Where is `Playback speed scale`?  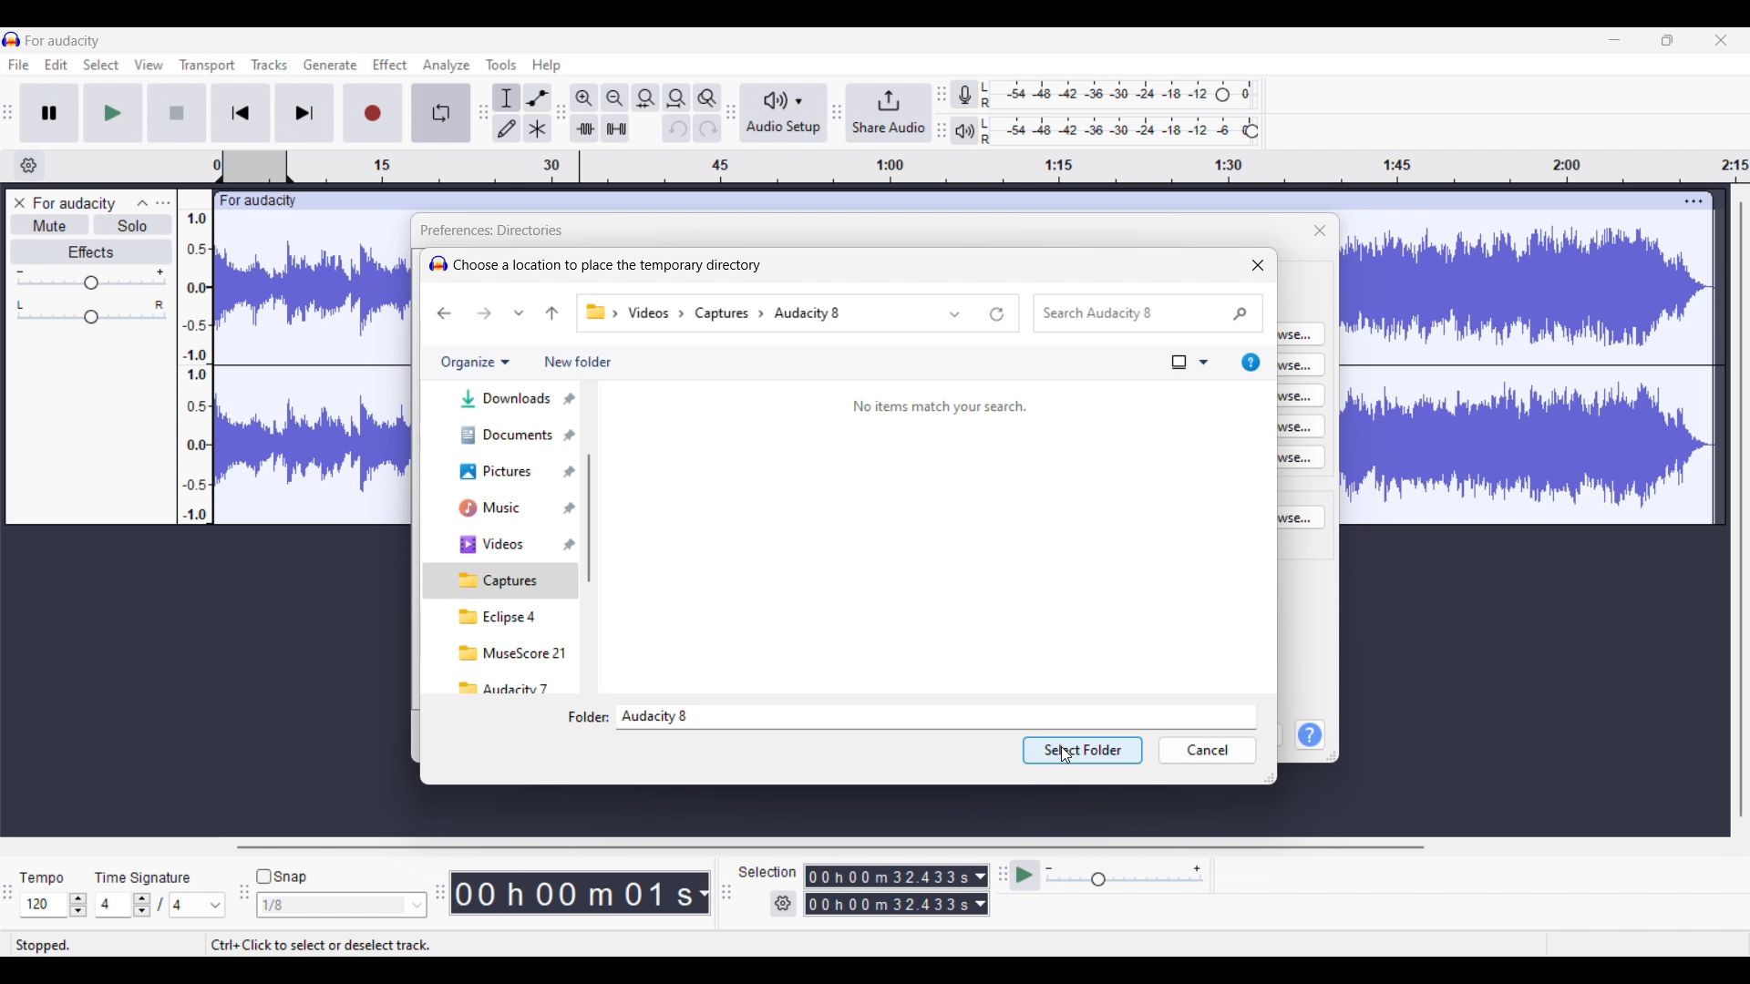 Playback speed scale is located at coordinates (1125, 875).